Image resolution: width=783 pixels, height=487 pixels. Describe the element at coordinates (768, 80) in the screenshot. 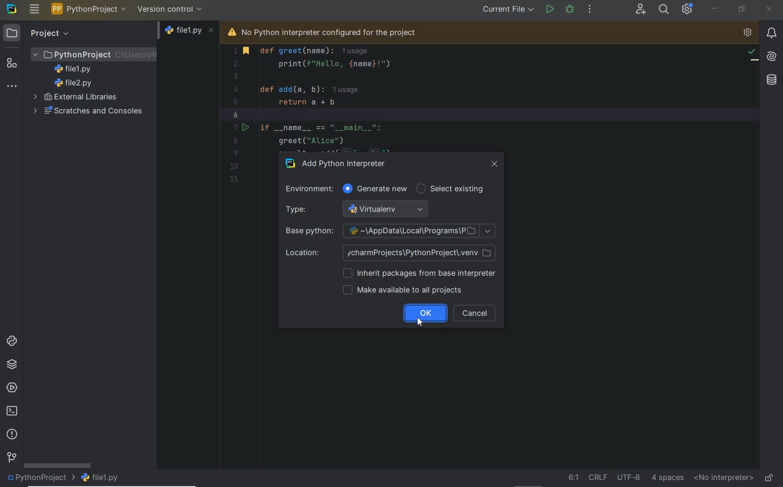

I see `database` at that location.